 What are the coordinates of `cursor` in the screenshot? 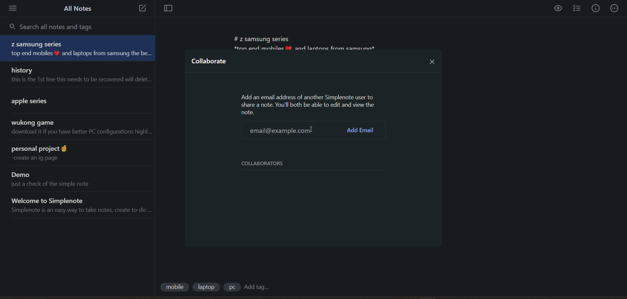 It's located at (277, 130).